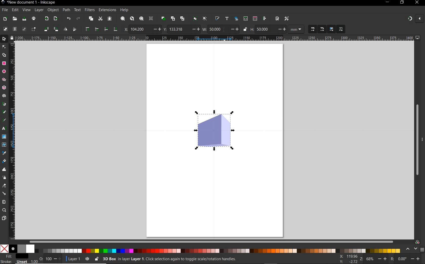  I want to click on lock/unlock, so click(245, 29).